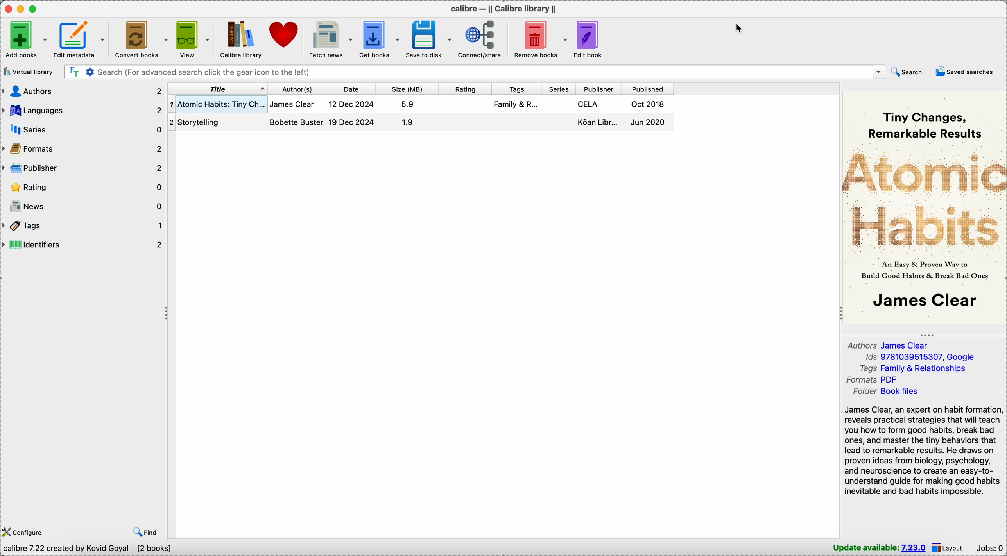 This screenshot has width=1007, height=556. What do you see at coordinates (429, 39) in the screenshot?
I see `save to disk` at bounding box center [429, 39].